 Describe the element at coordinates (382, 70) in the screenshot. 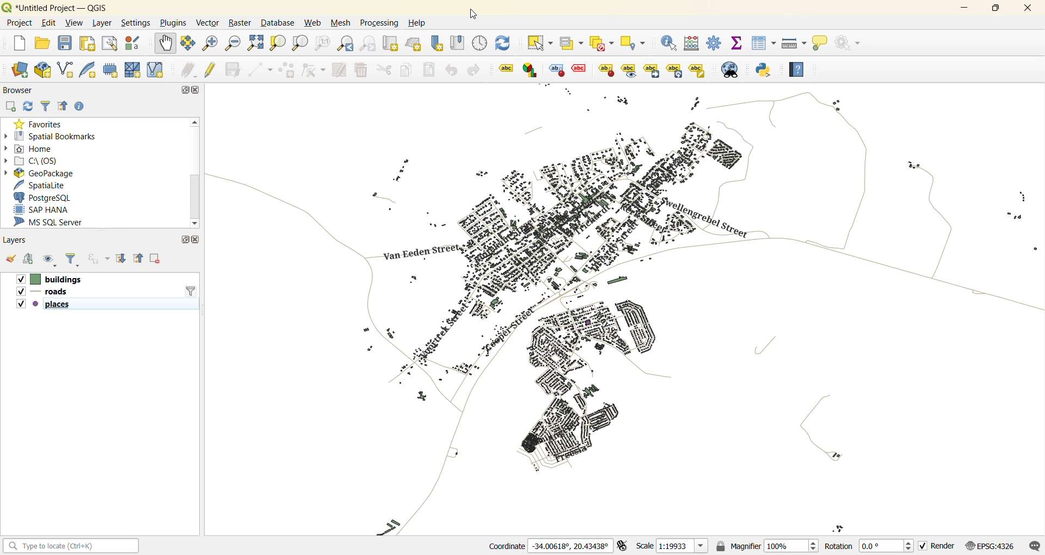

I see `cut` at that location.